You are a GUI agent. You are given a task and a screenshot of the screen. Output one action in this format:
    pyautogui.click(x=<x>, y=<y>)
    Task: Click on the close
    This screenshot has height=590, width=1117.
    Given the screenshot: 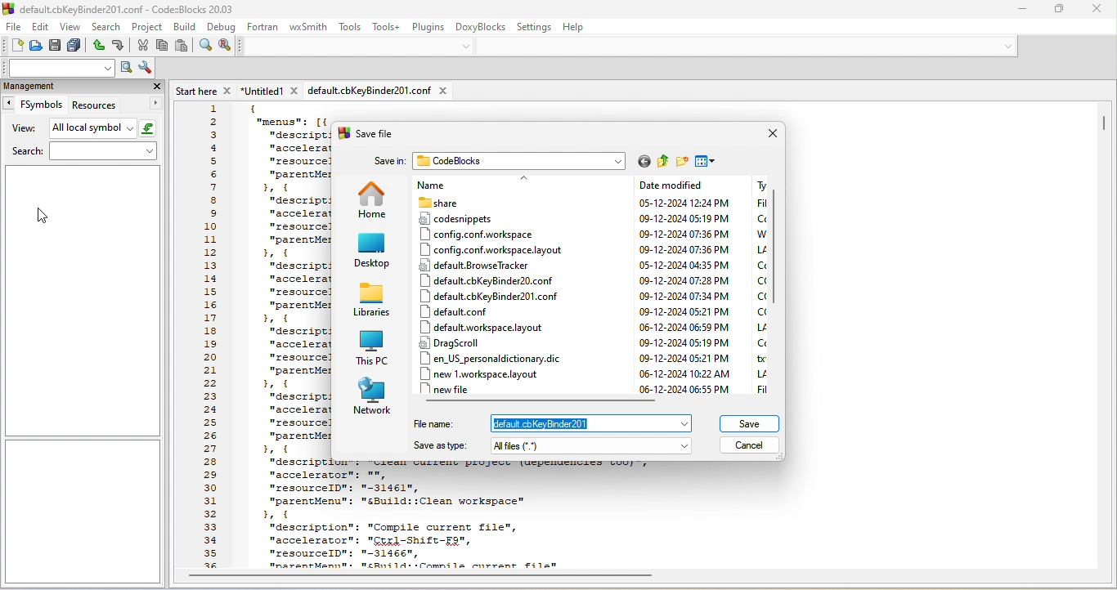 What is the action you would take?
    pyautogui.click(x=1096, y=11)
    